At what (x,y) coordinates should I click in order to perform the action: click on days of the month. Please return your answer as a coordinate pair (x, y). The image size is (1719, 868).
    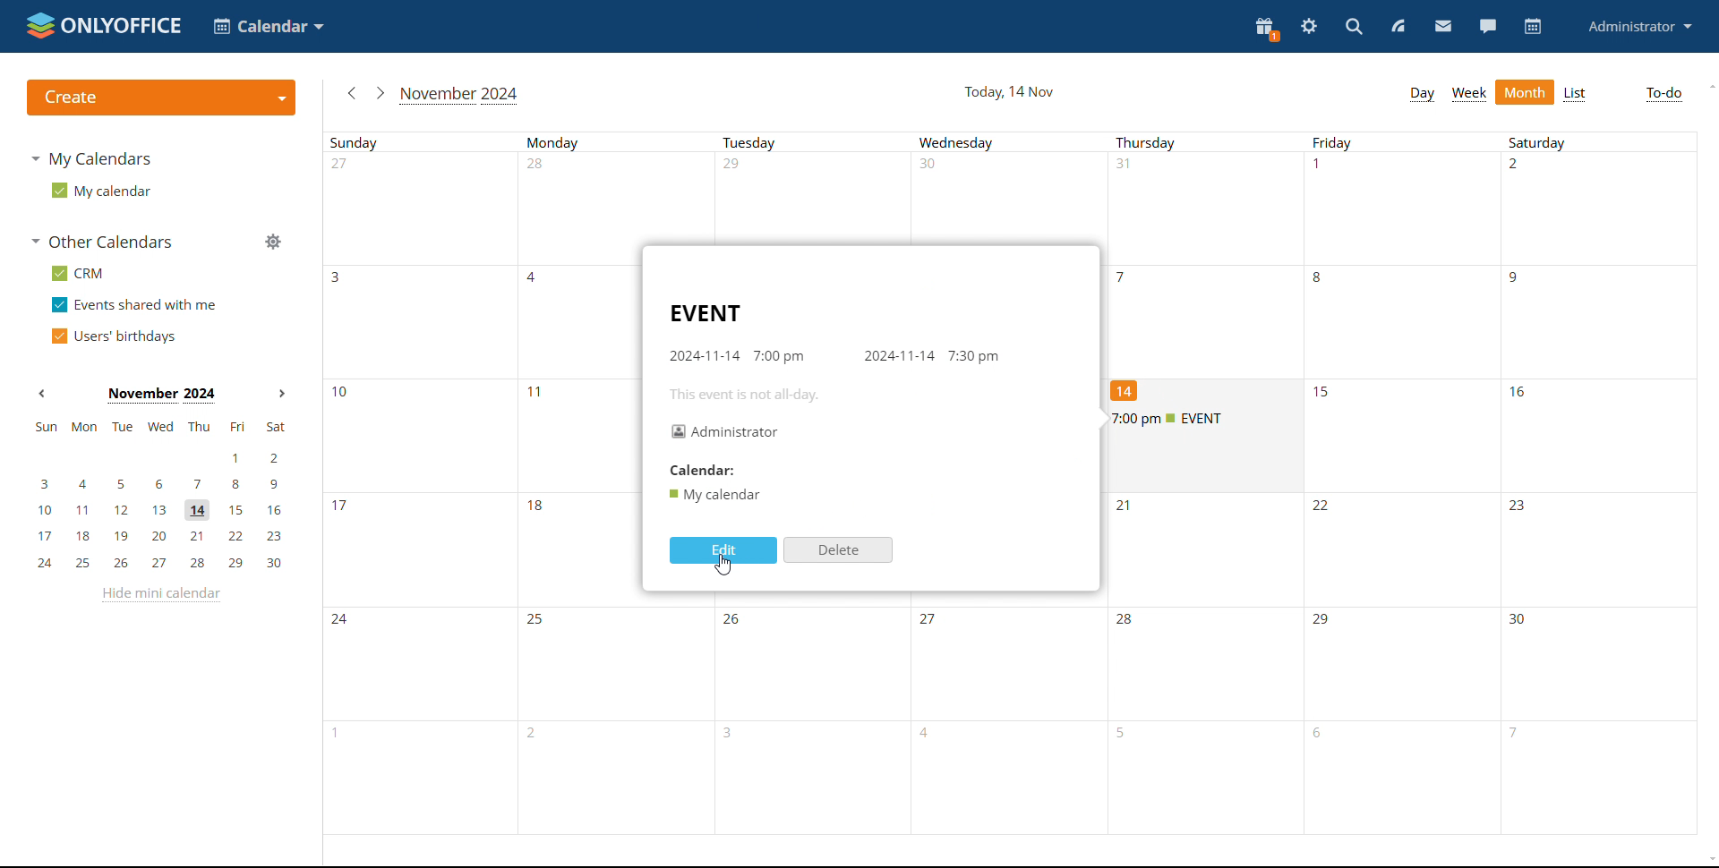
    Looking at the image, I should click on (1202, 719).